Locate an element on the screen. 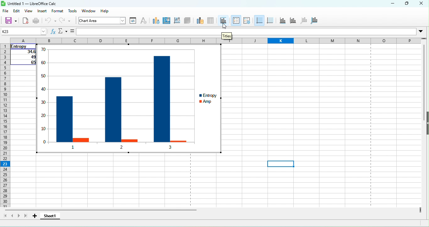  amp 3 is located at coordinates (178, 140).